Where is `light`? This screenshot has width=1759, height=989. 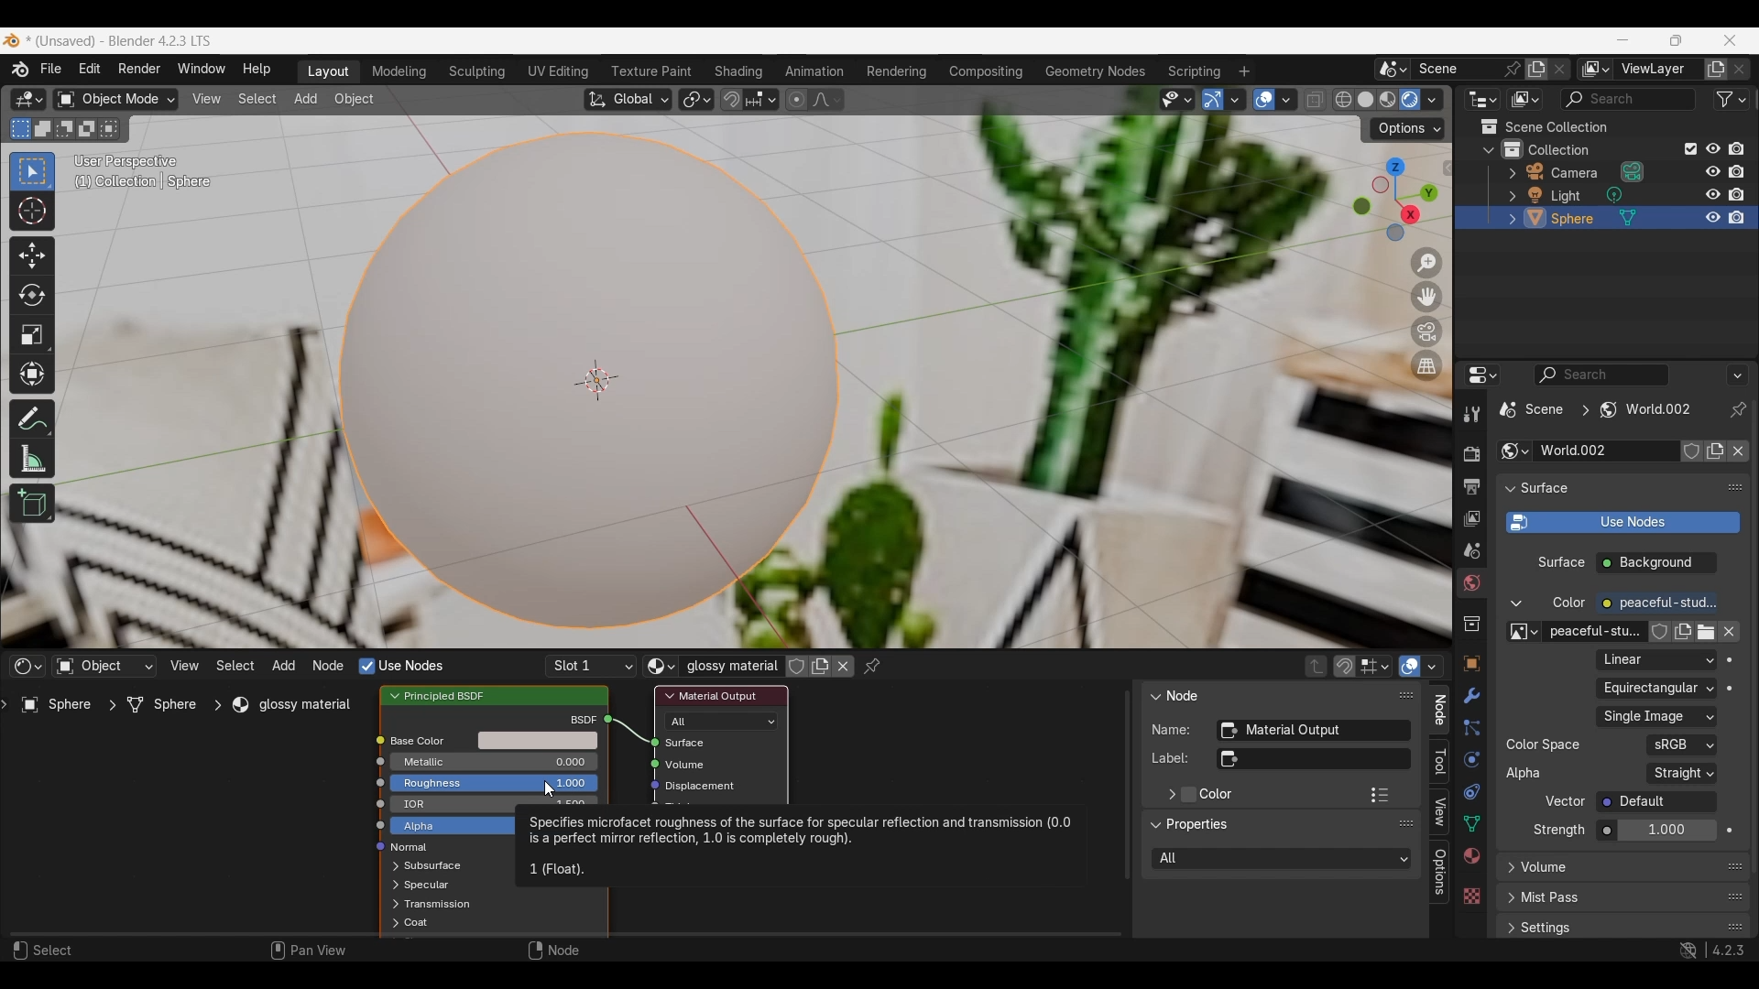 light is located at coordinates (1569, 196).